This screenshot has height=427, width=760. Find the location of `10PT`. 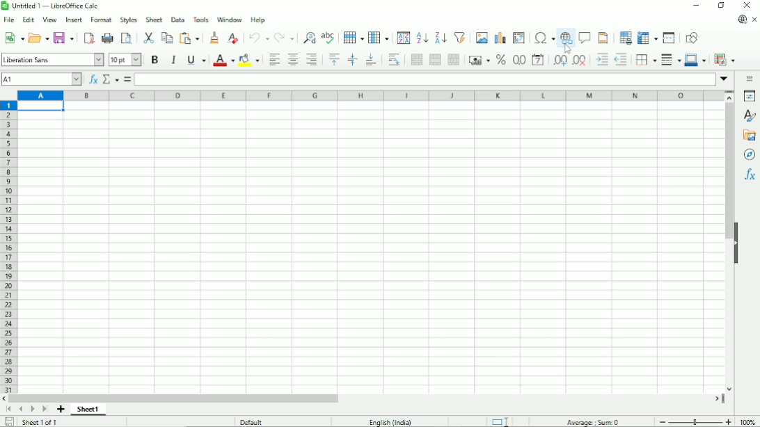

10PT is located at coordinates (125, 59).